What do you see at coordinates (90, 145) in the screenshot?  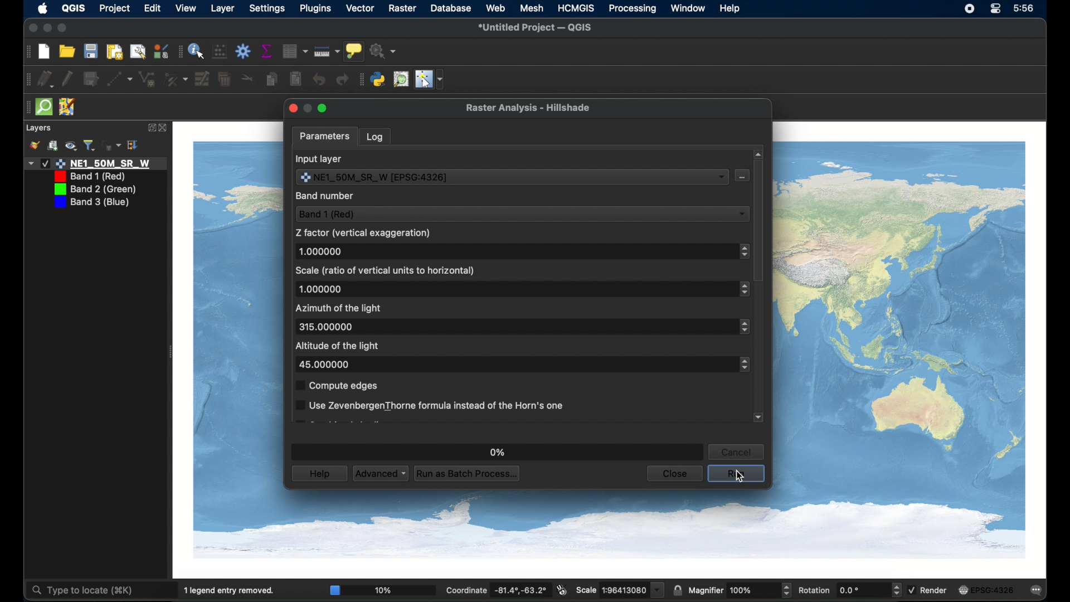 I see `filter legend` at bounding box center [90, 145].